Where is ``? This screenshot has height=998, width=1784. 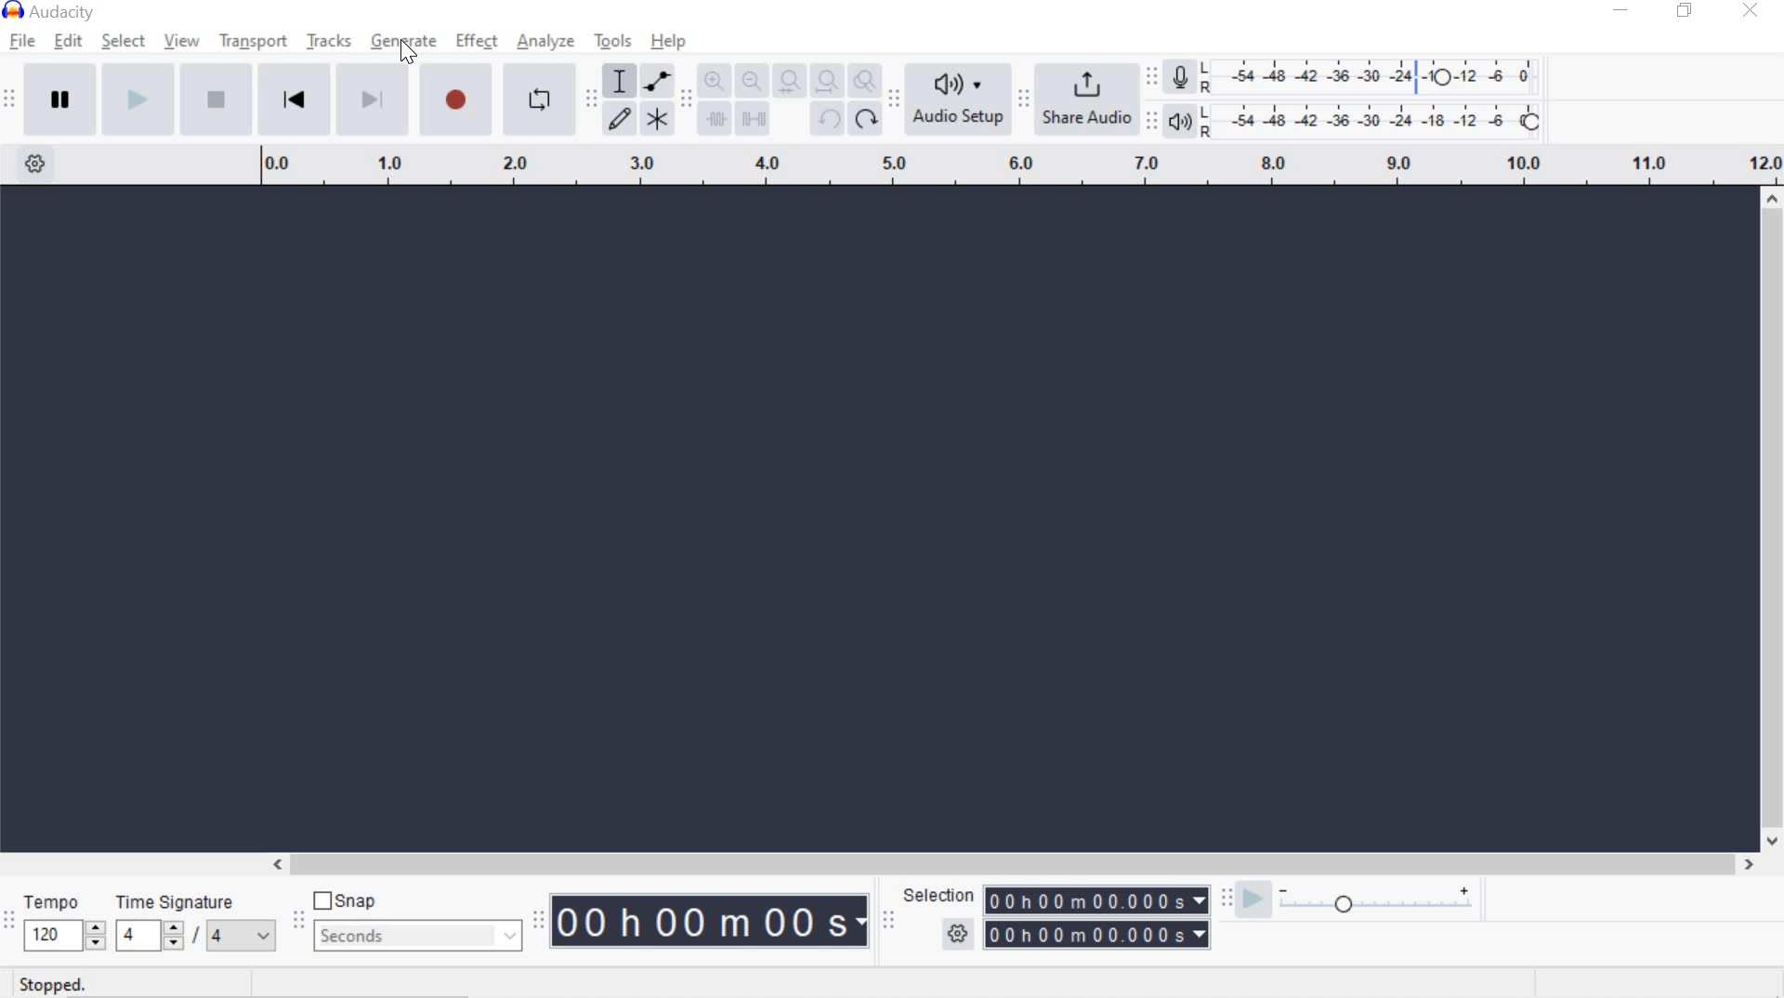  is located at coordinates (938, 896).